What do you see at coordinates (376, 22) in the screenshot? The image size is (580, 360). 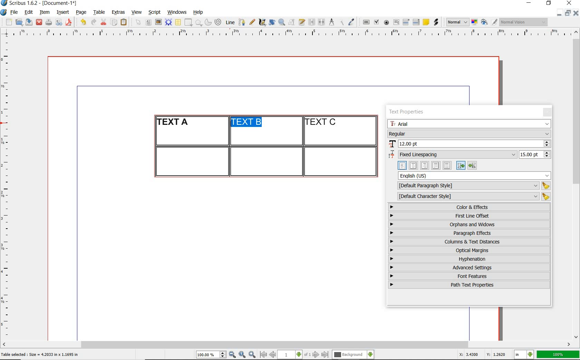 I see `pdf check box` at bounding box center [376, 22].